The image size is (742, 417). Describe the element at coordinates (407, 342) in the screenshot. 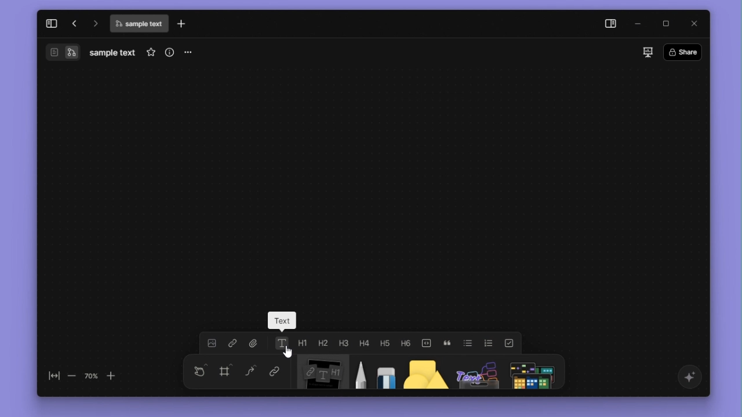

I see `heading 6` at that location.